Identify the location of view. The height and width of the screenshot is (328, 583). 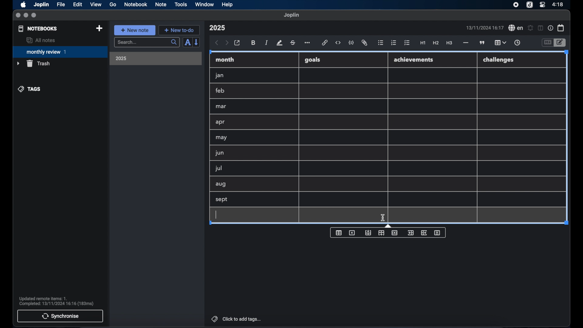
(96, 5).